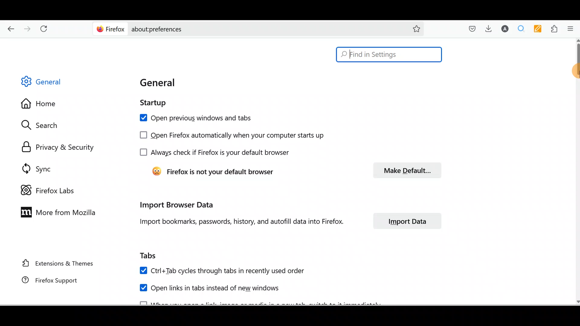 The width and height of the screenshot is (580, 326). What do you see at coordinates (237, 223) in the screenshot?
I see `Import bookmarks, passwords, history and autofill data into Firefox` at bounding box center [237, 223].